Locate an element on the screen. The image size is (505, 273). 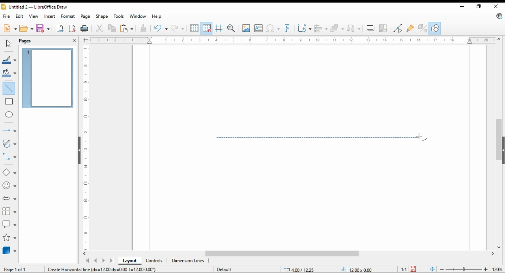
show draw functions is located at coordinates (434, 28).